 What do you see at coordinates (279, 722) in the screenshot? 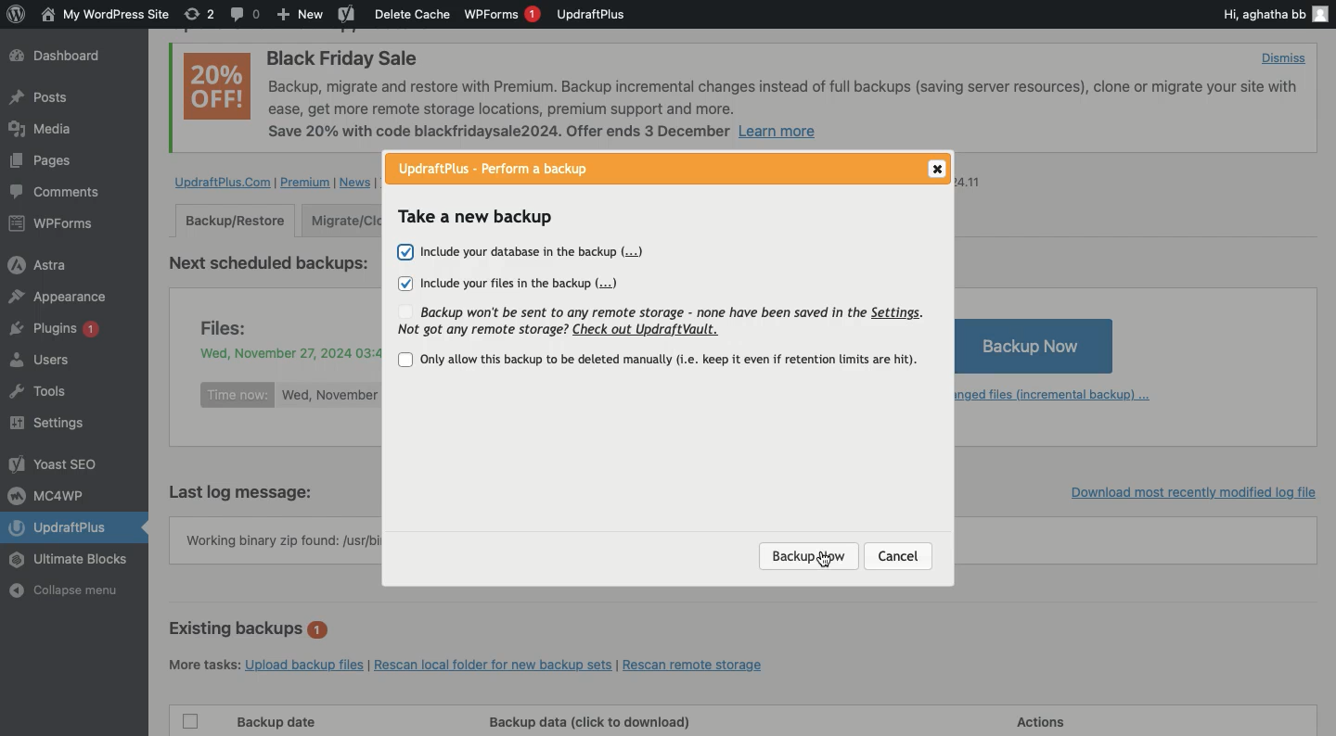
I see `Backup date` at bounding box center [279, 722].